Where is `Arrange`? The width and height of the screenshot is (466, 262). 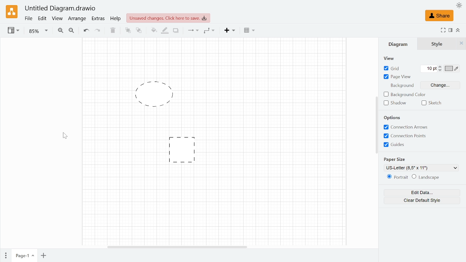 Arrange is located at coordinates (77, 20).